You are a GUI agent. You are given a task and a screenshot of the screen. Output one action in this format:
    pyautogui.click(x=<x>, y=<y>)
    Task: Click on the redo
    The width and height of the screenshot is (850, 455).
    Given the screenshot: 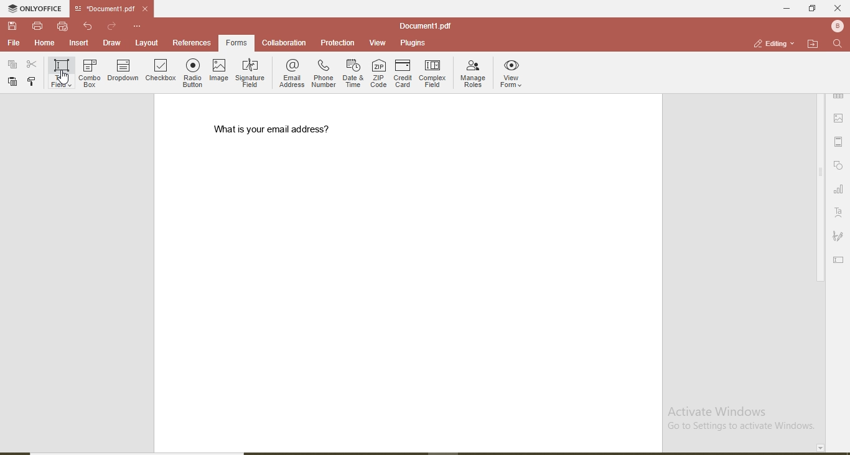 What is the action you would take?
    pyautogui.click(x=113, y=25)
    